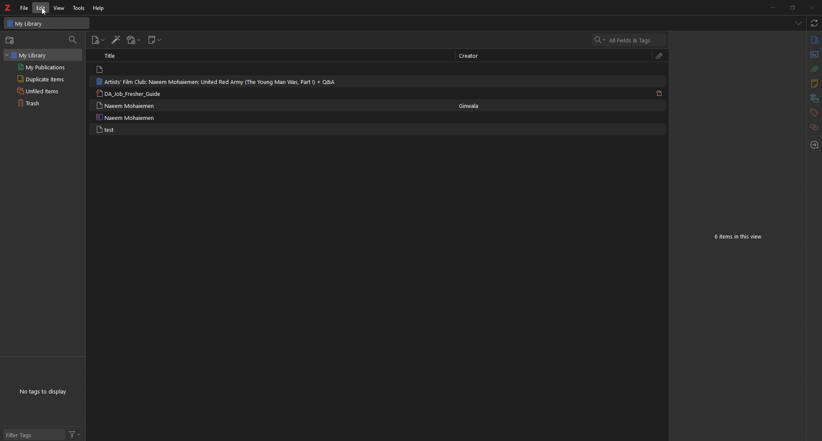 The height and width of the screenshot is (441, 822). I want to click on info, so click(814, 40).